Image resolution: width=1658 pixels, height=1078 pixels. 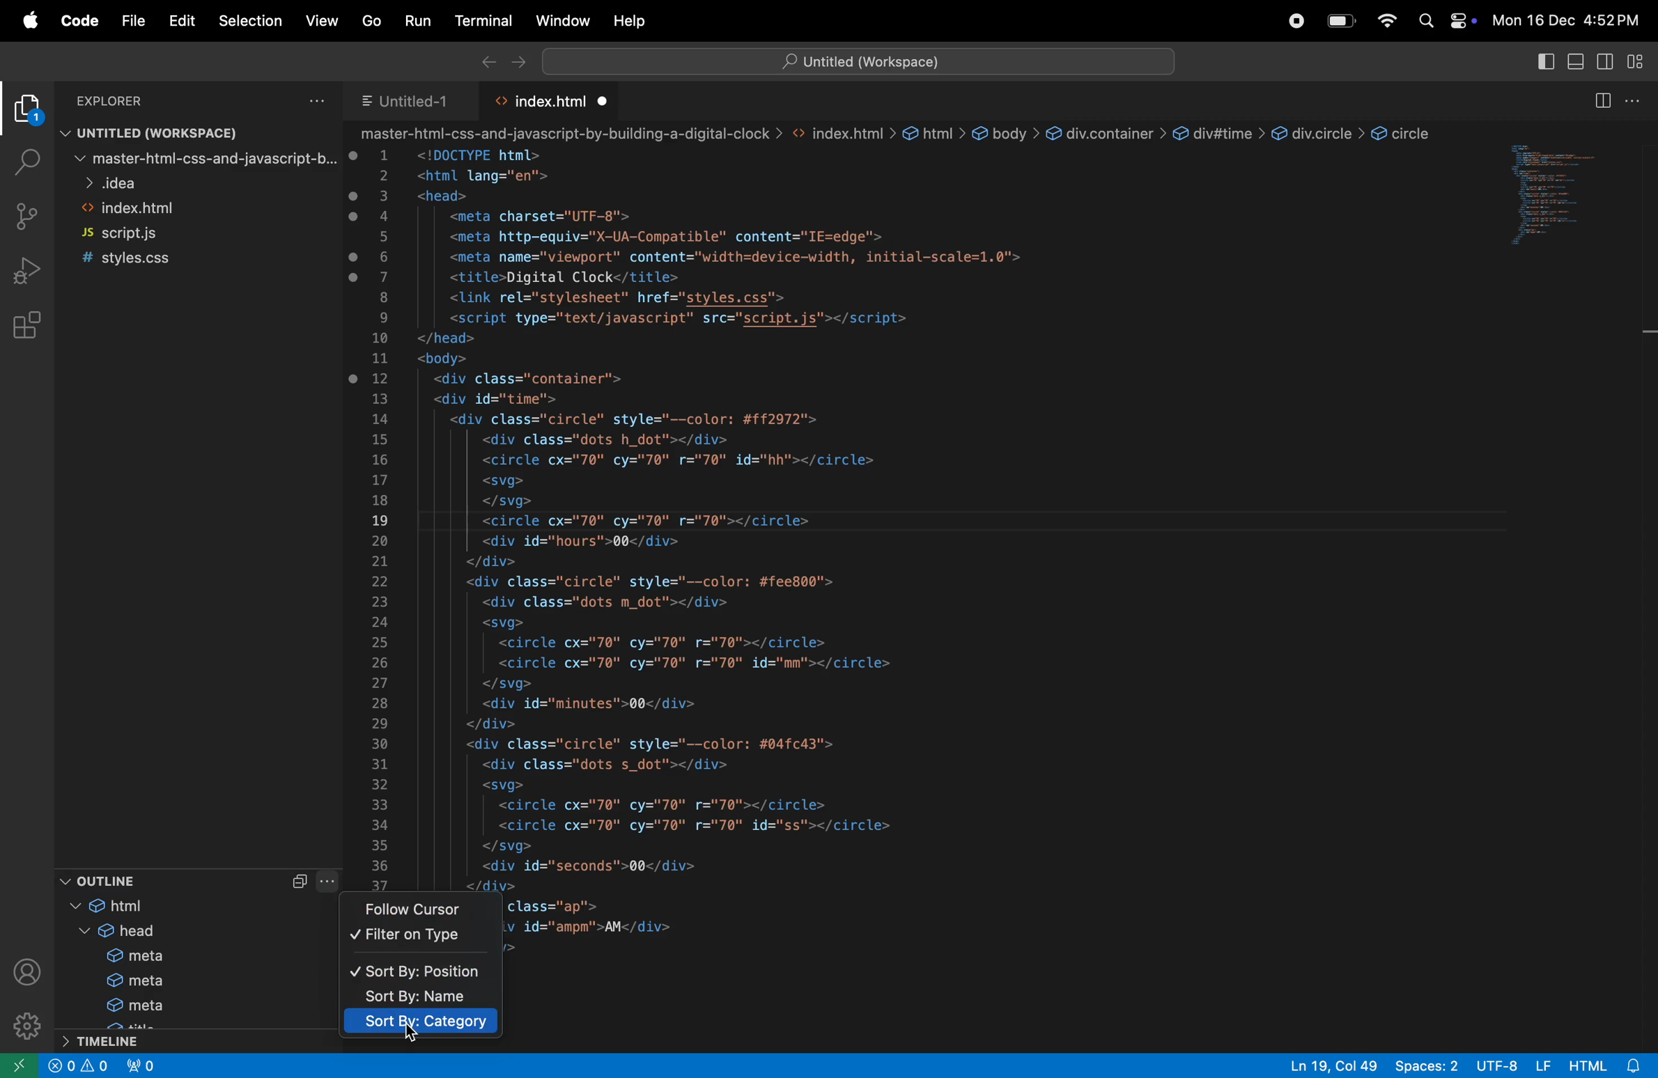 I want to click on html alert, so click(x=1601, y=1065).